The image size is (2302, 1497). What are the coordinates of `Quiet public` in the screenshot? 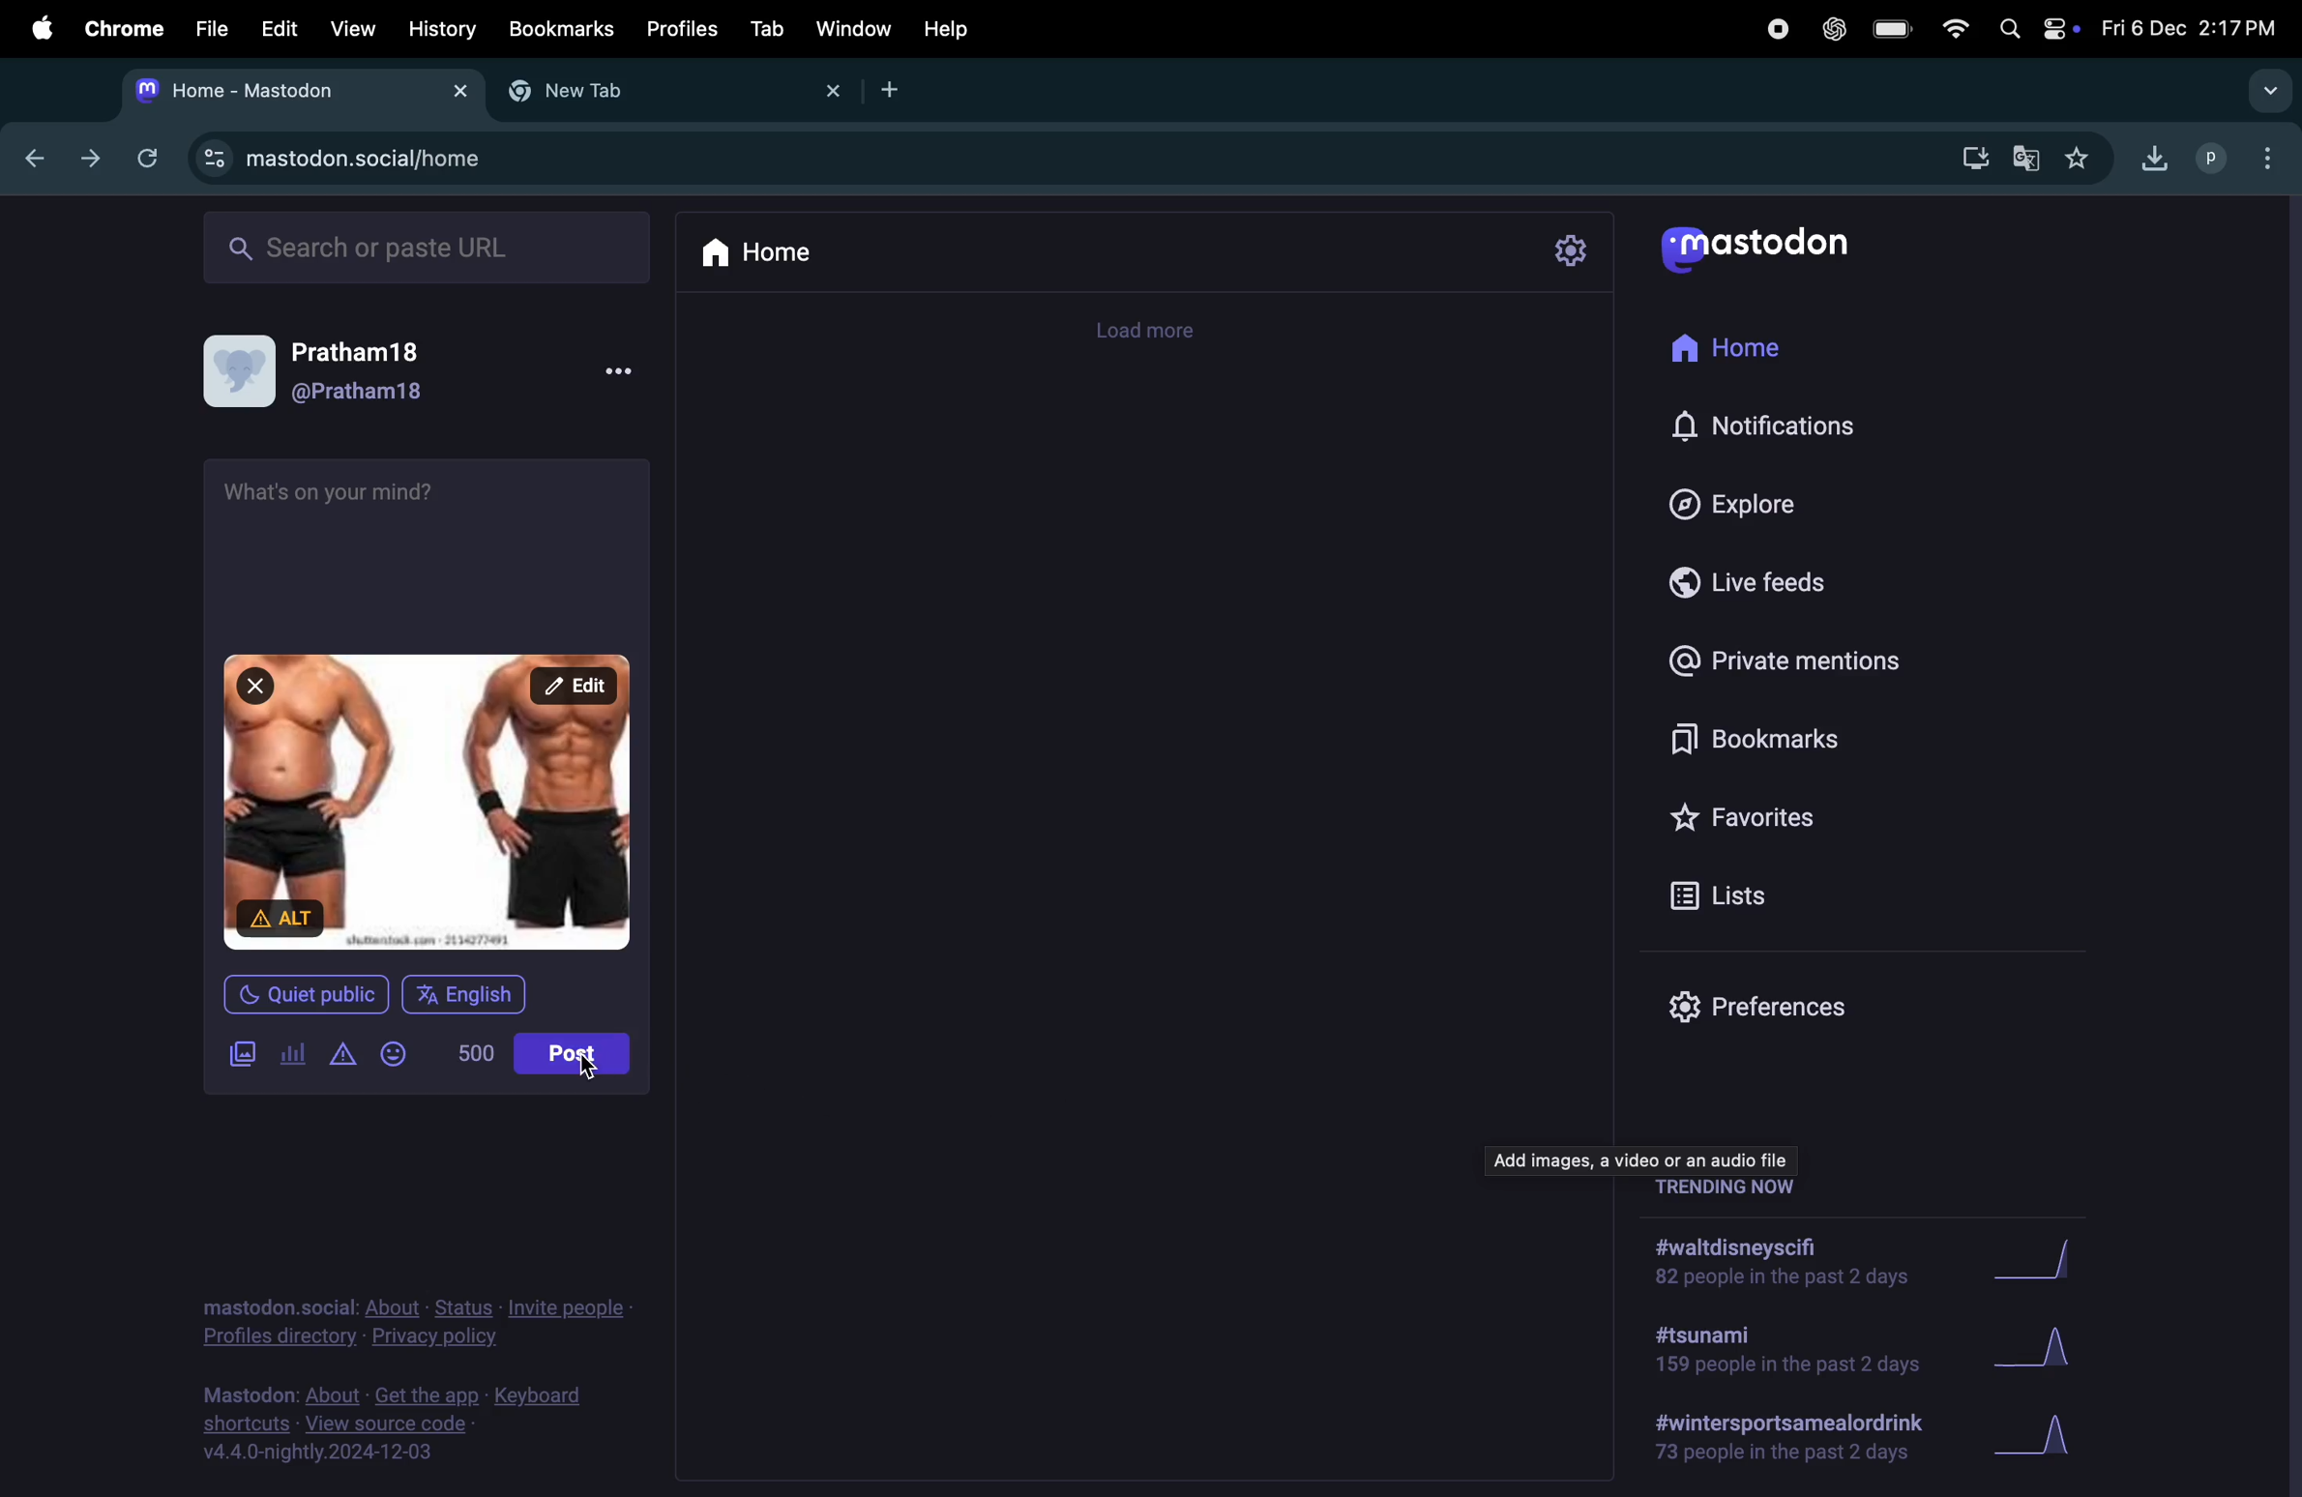 It's located at (310, 992).